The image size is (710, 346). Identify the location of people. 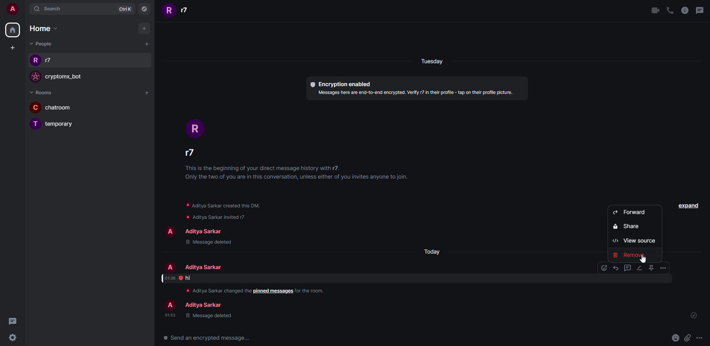
(187, 10).